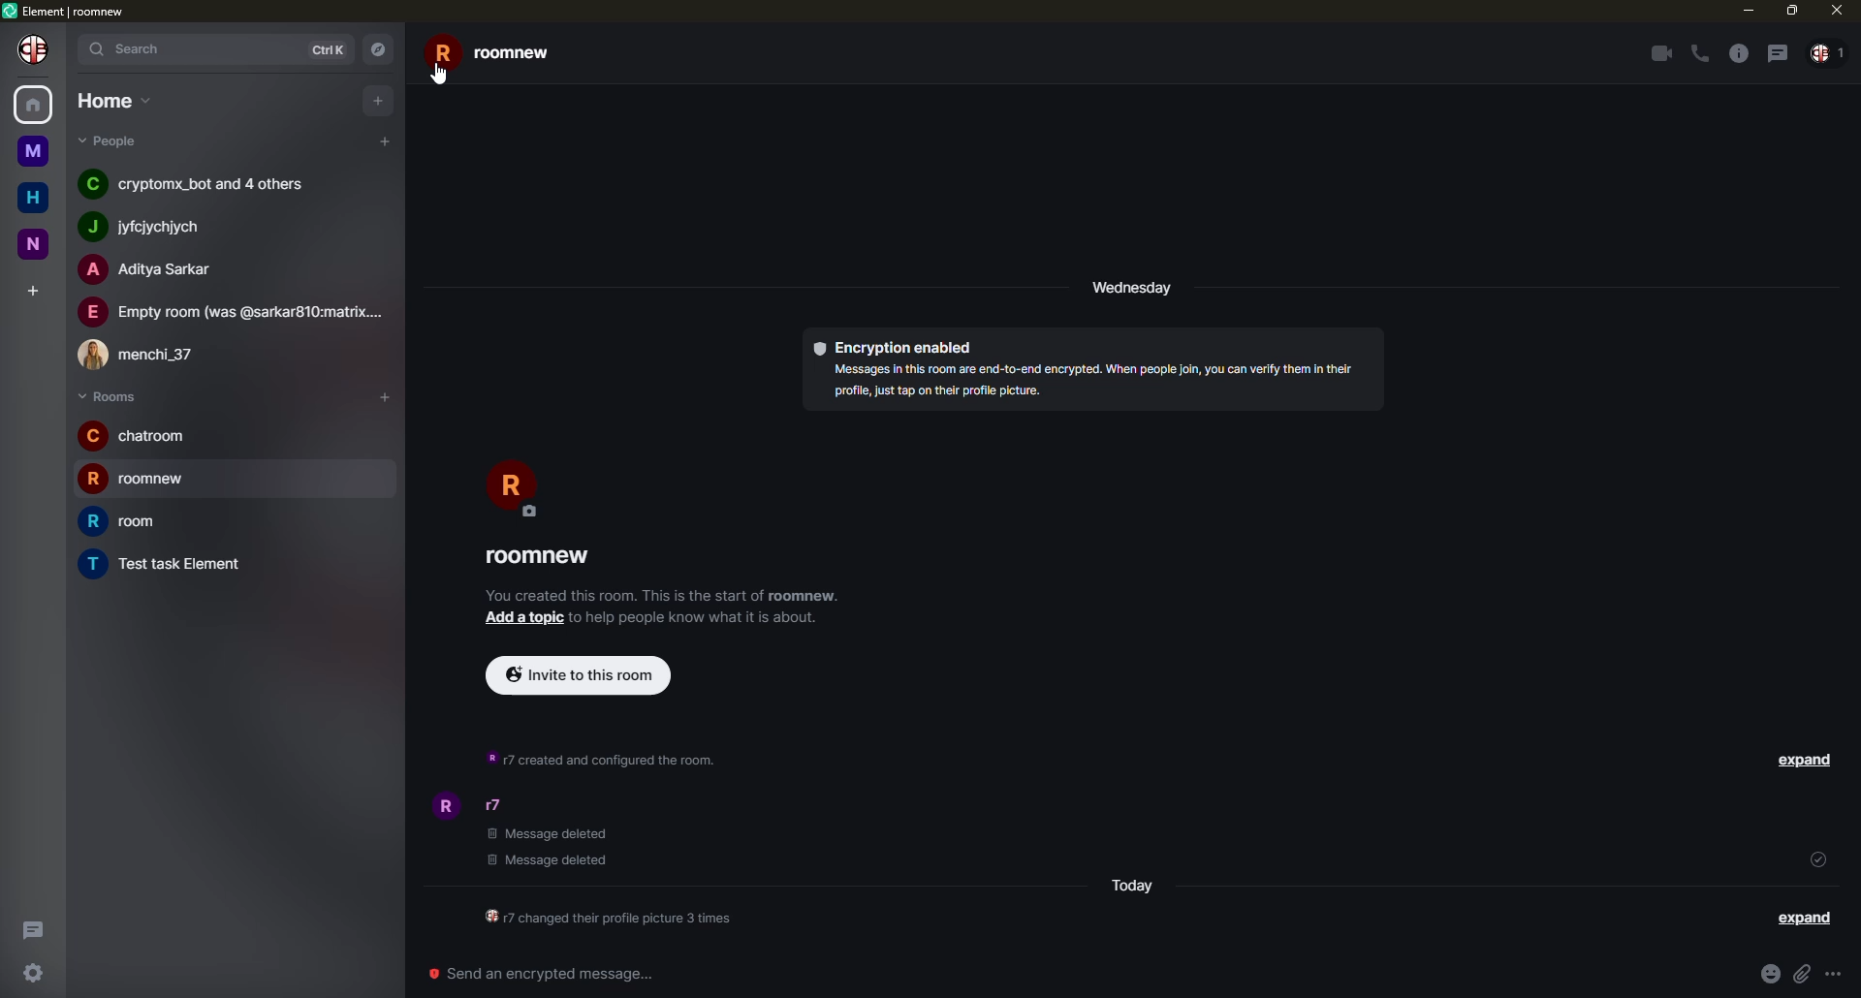 The width and height of the screenshot is (1861, 998). I want to click on people, so click(152, 225).